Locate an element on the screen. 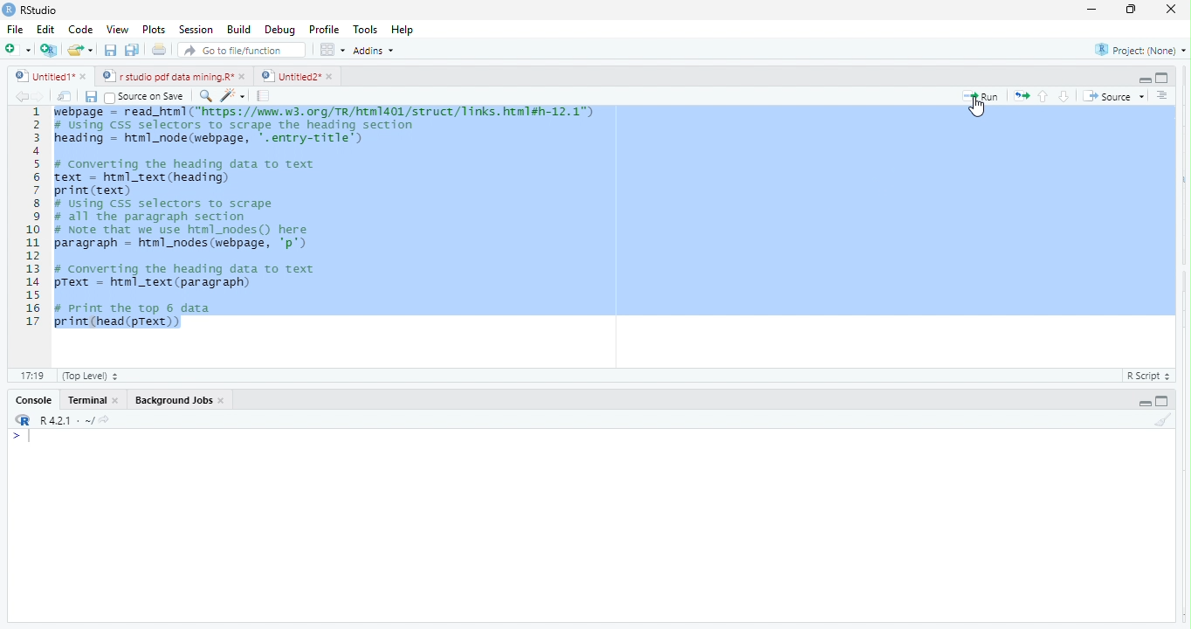  terminal is located at coordinates (89, 400).